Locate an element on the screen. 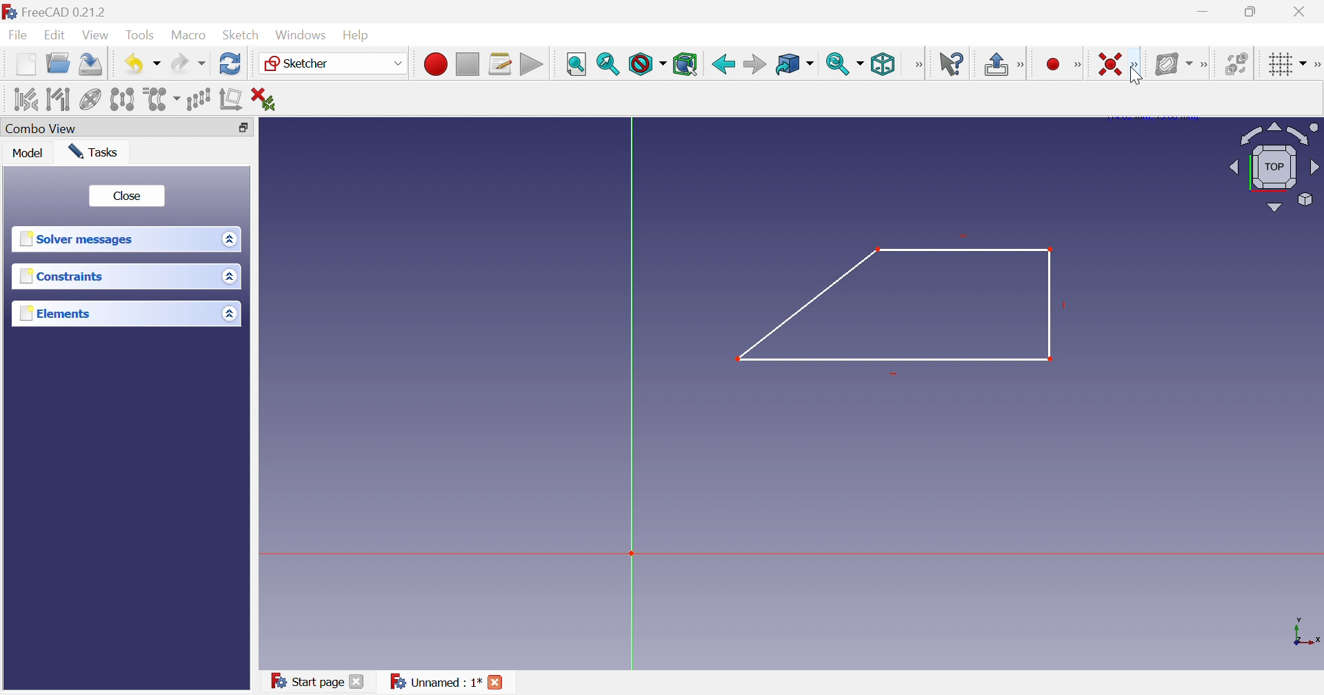 This screenshot has width=1324, height=695. Toggle grid is located at coordinates (1277, 64).